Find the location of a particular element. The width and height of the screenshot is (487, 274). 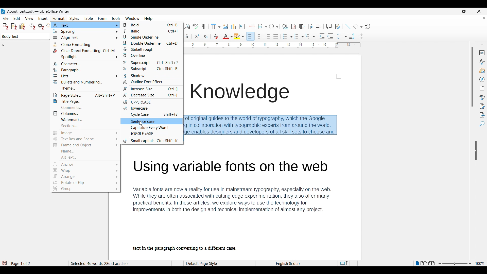

Find and replace is located at coordinates (187, 26).